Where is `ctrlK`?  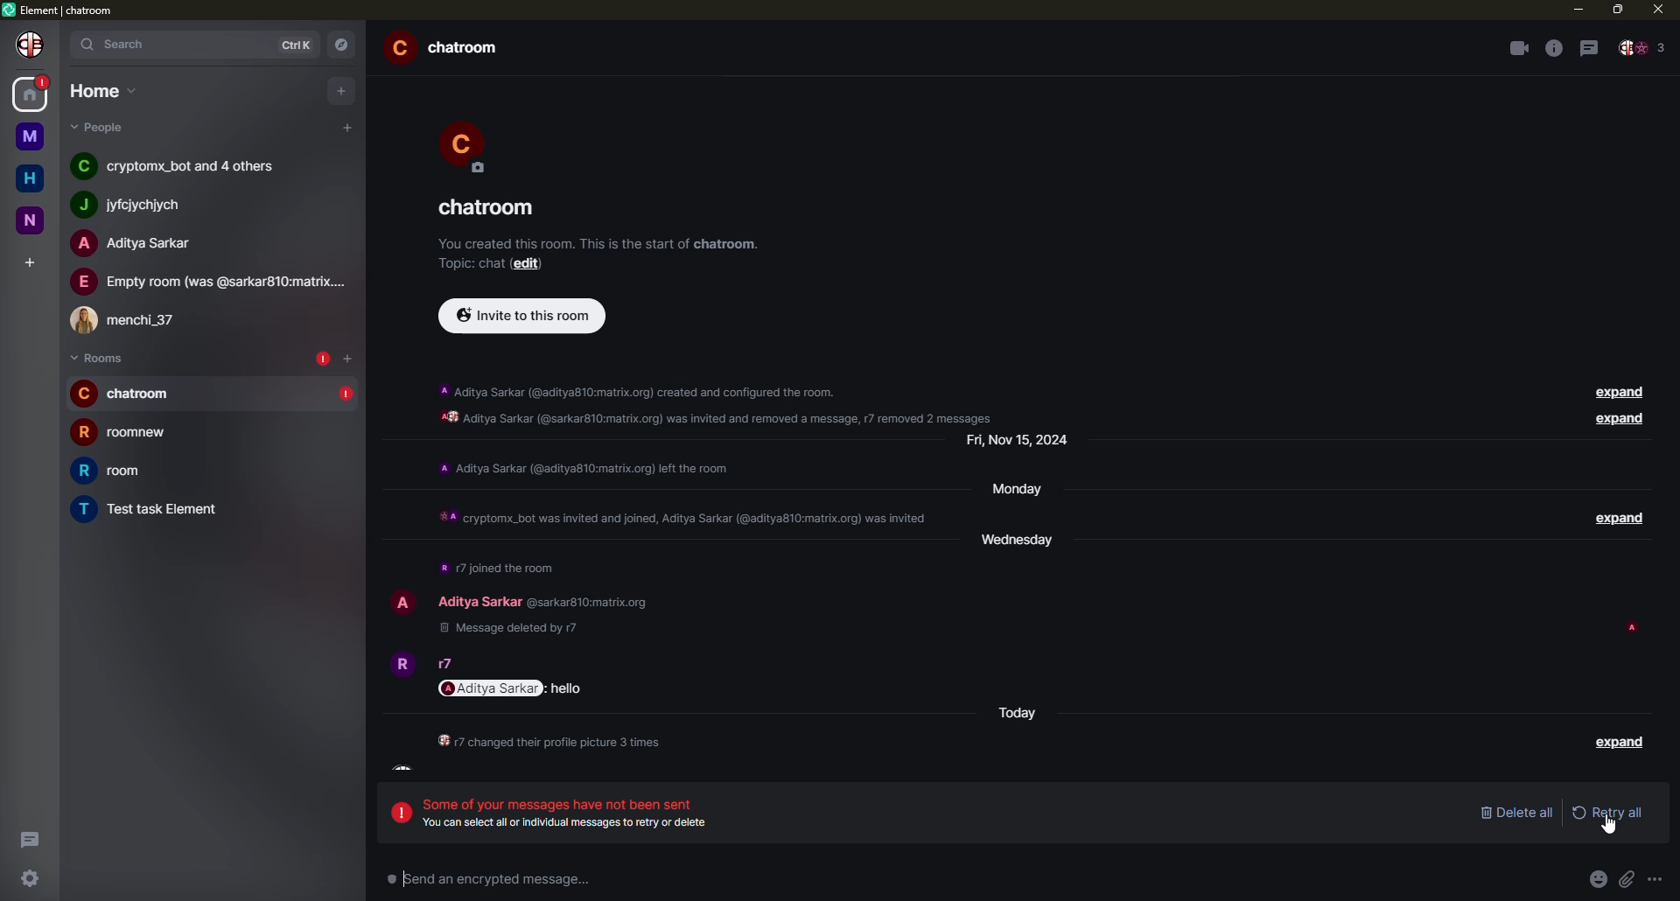
ctrlK is located at coordinates (300, 43).